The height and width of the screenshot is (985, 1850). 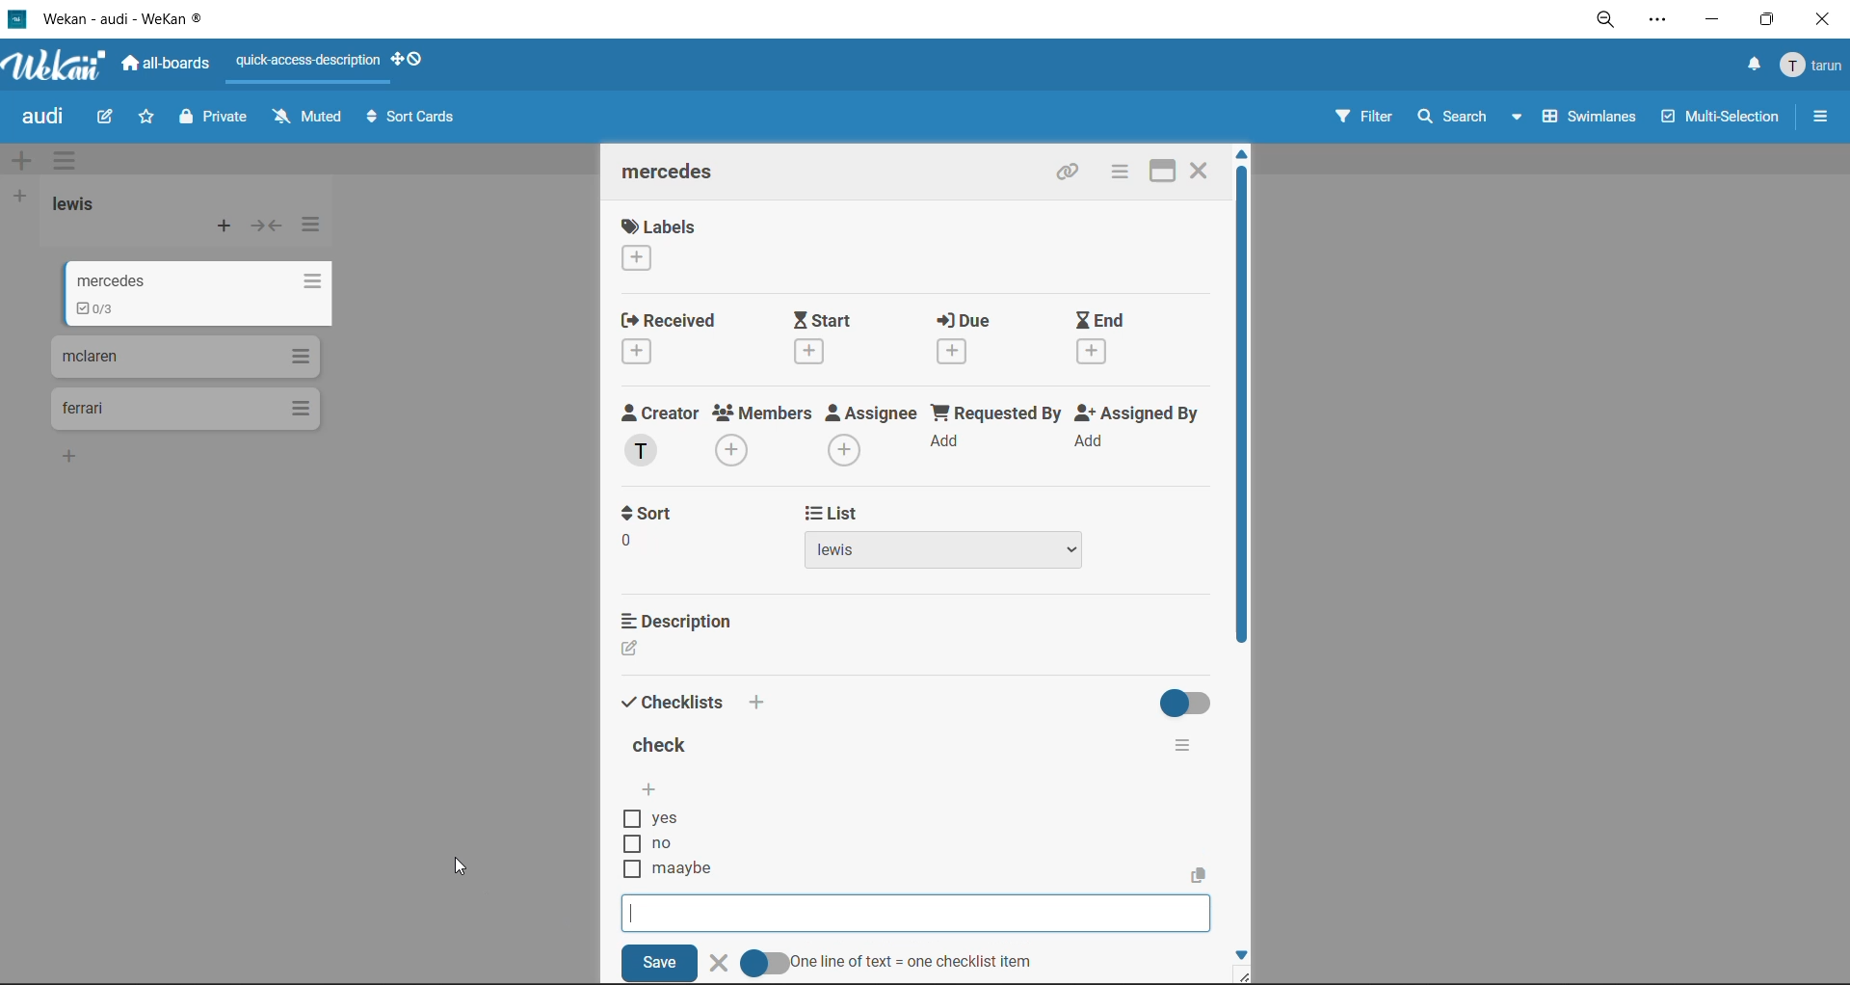 I want to click on notifications, so click(x=1751, y=67).